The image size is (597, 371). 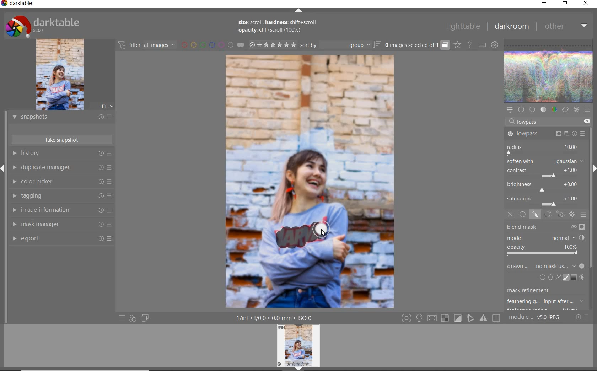 I want to click on tagging, so click(x=61, y=197).